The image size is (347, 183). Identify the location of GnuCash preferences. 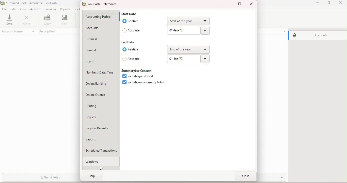
(103, 4).